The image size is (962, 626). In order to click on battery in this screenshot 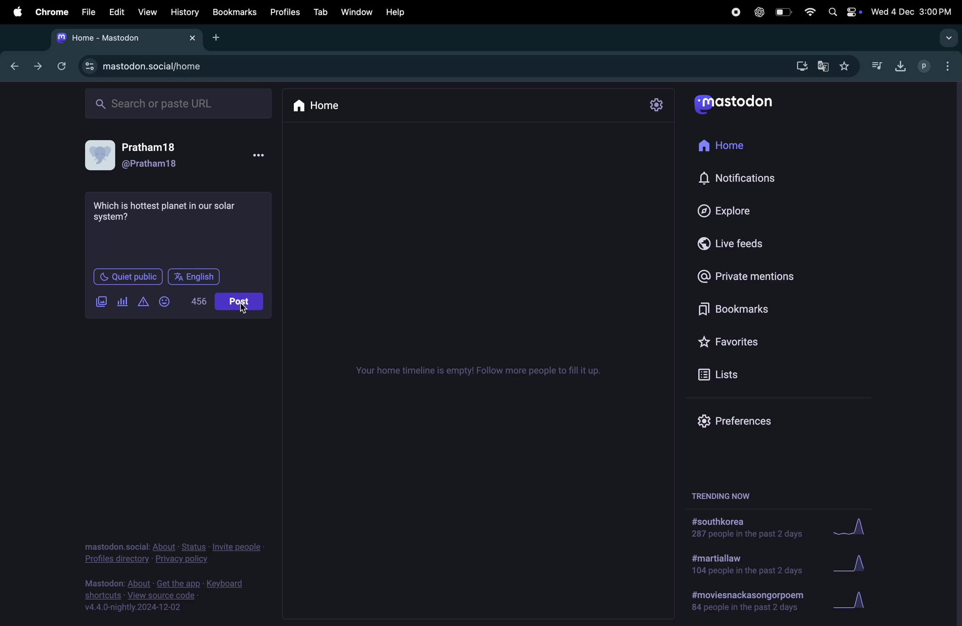, I will do `click(783, 12)`.